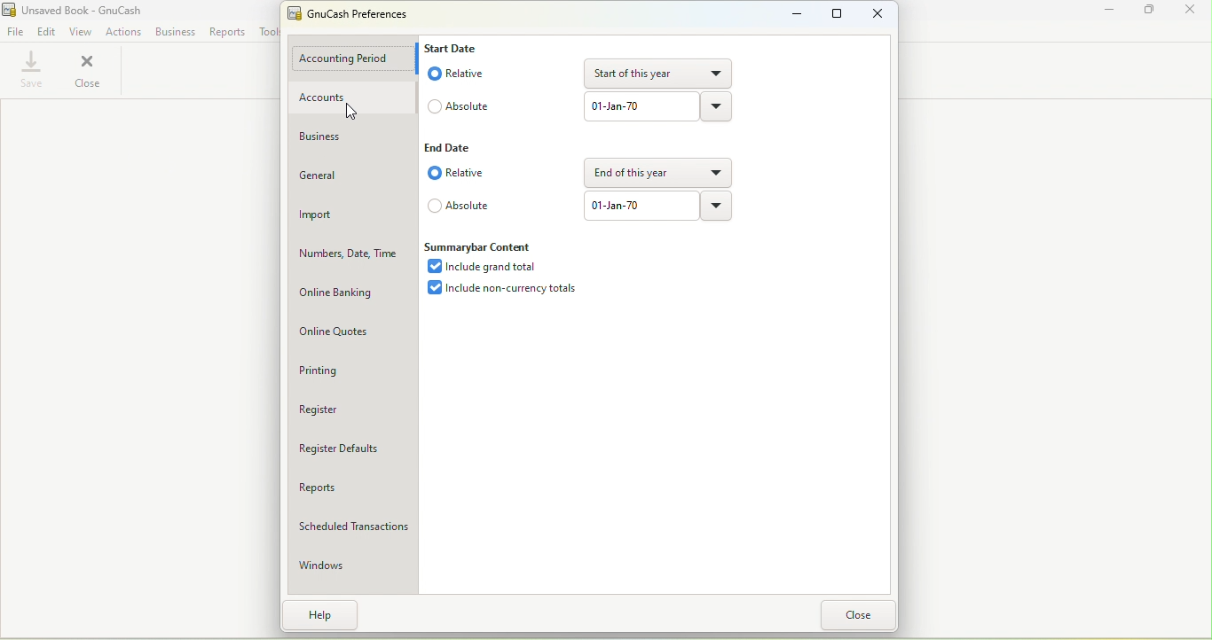 This screenshot has height=640, width=1212. I want to click on Absolute, so click(458, 105).